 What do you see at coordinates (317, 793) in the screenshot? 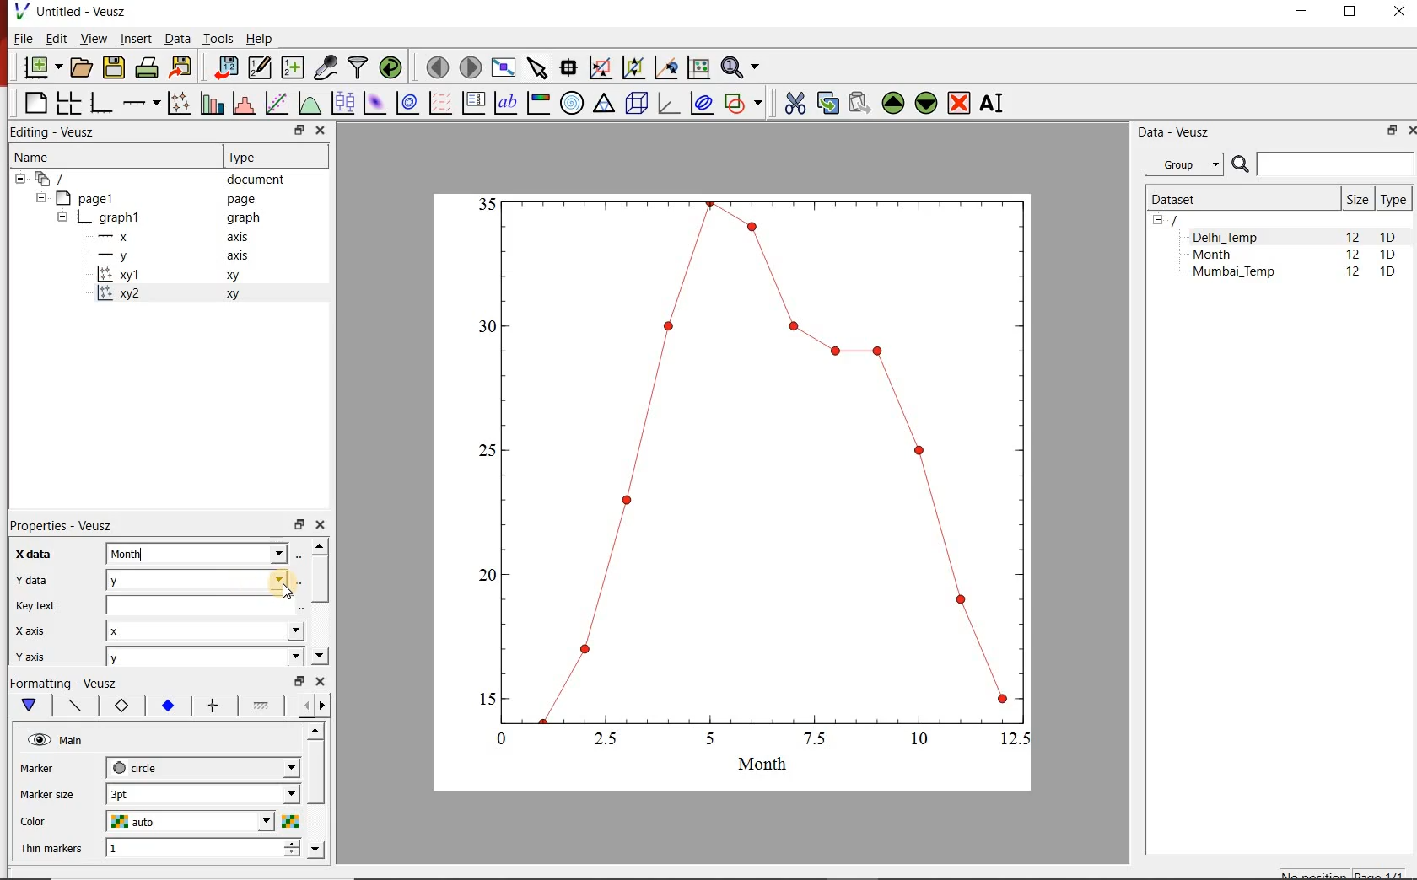
I see `scrollbar` at bounding box center [317, 793].